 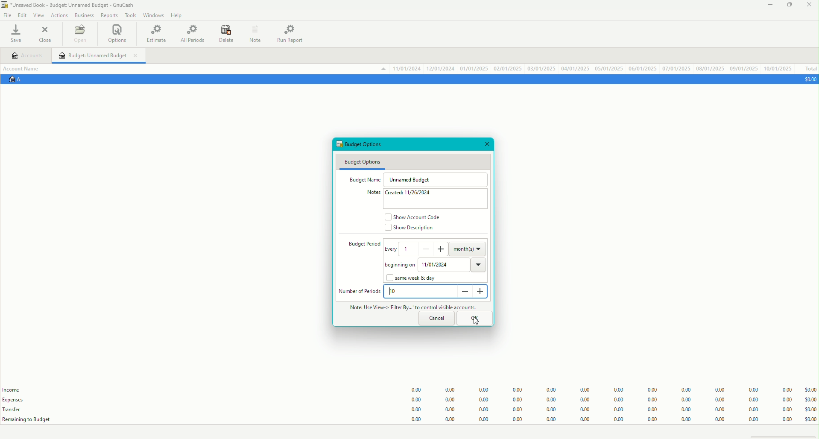 What do you see at coordinates (413, 179) in the screenshot?
I see `Unnamed Budget` at bounding box center [413, 179].